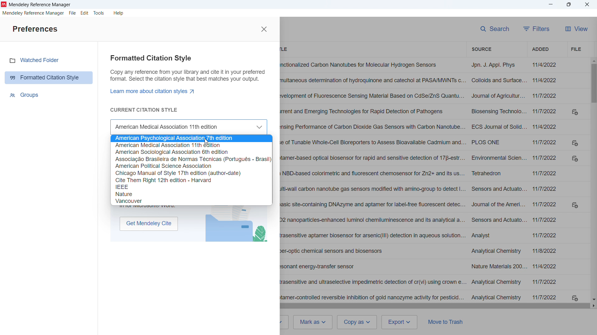 This screenshot has width=597, height=335. I want to click on associação brasileira de normas técnicas, so click(191, 159).